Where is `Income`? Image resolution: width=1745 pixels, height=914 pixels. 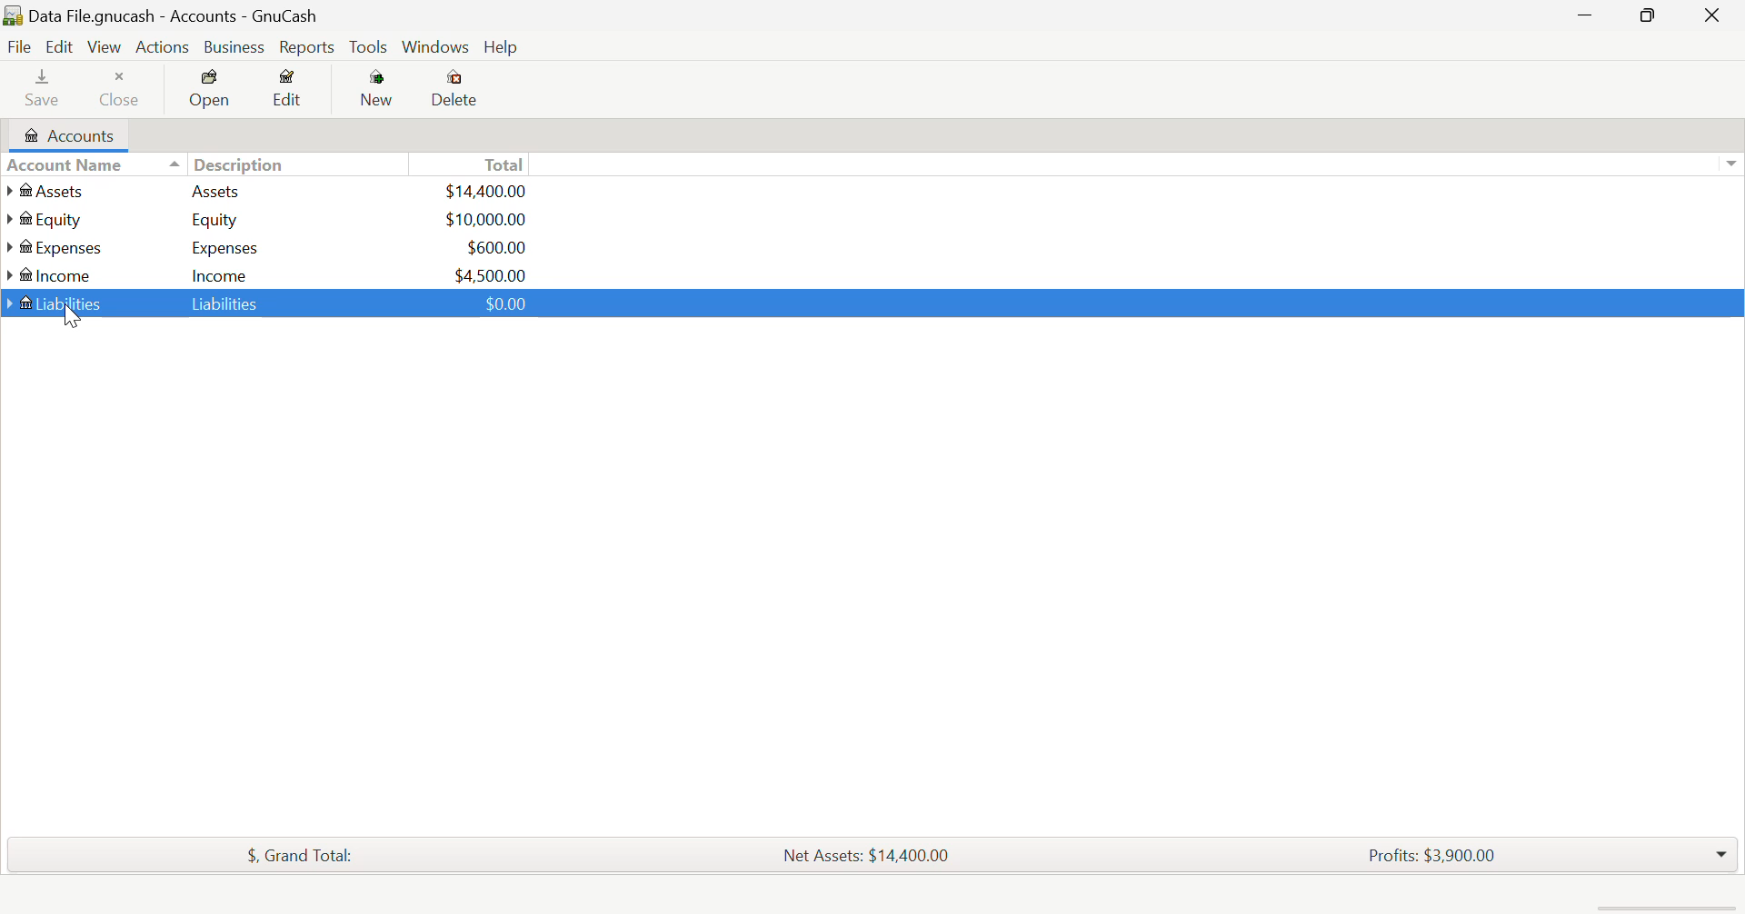 Income is located at coordinates (220, 274).